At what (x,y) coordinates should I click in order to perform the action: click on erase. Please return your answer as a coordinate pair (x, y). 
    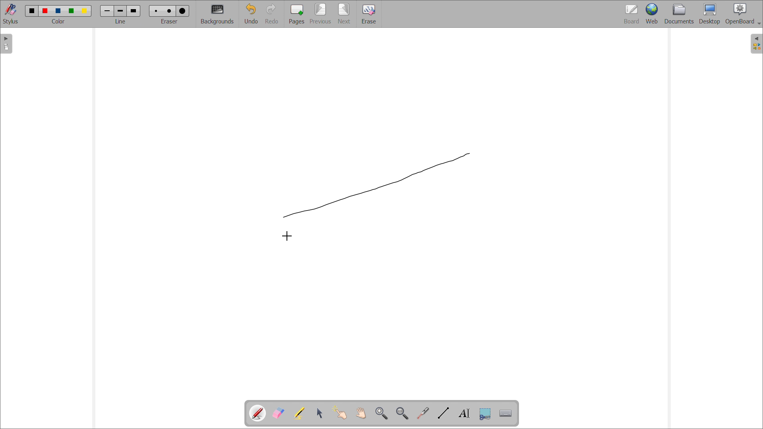
    Looking at the image, I should click on (369, 14).